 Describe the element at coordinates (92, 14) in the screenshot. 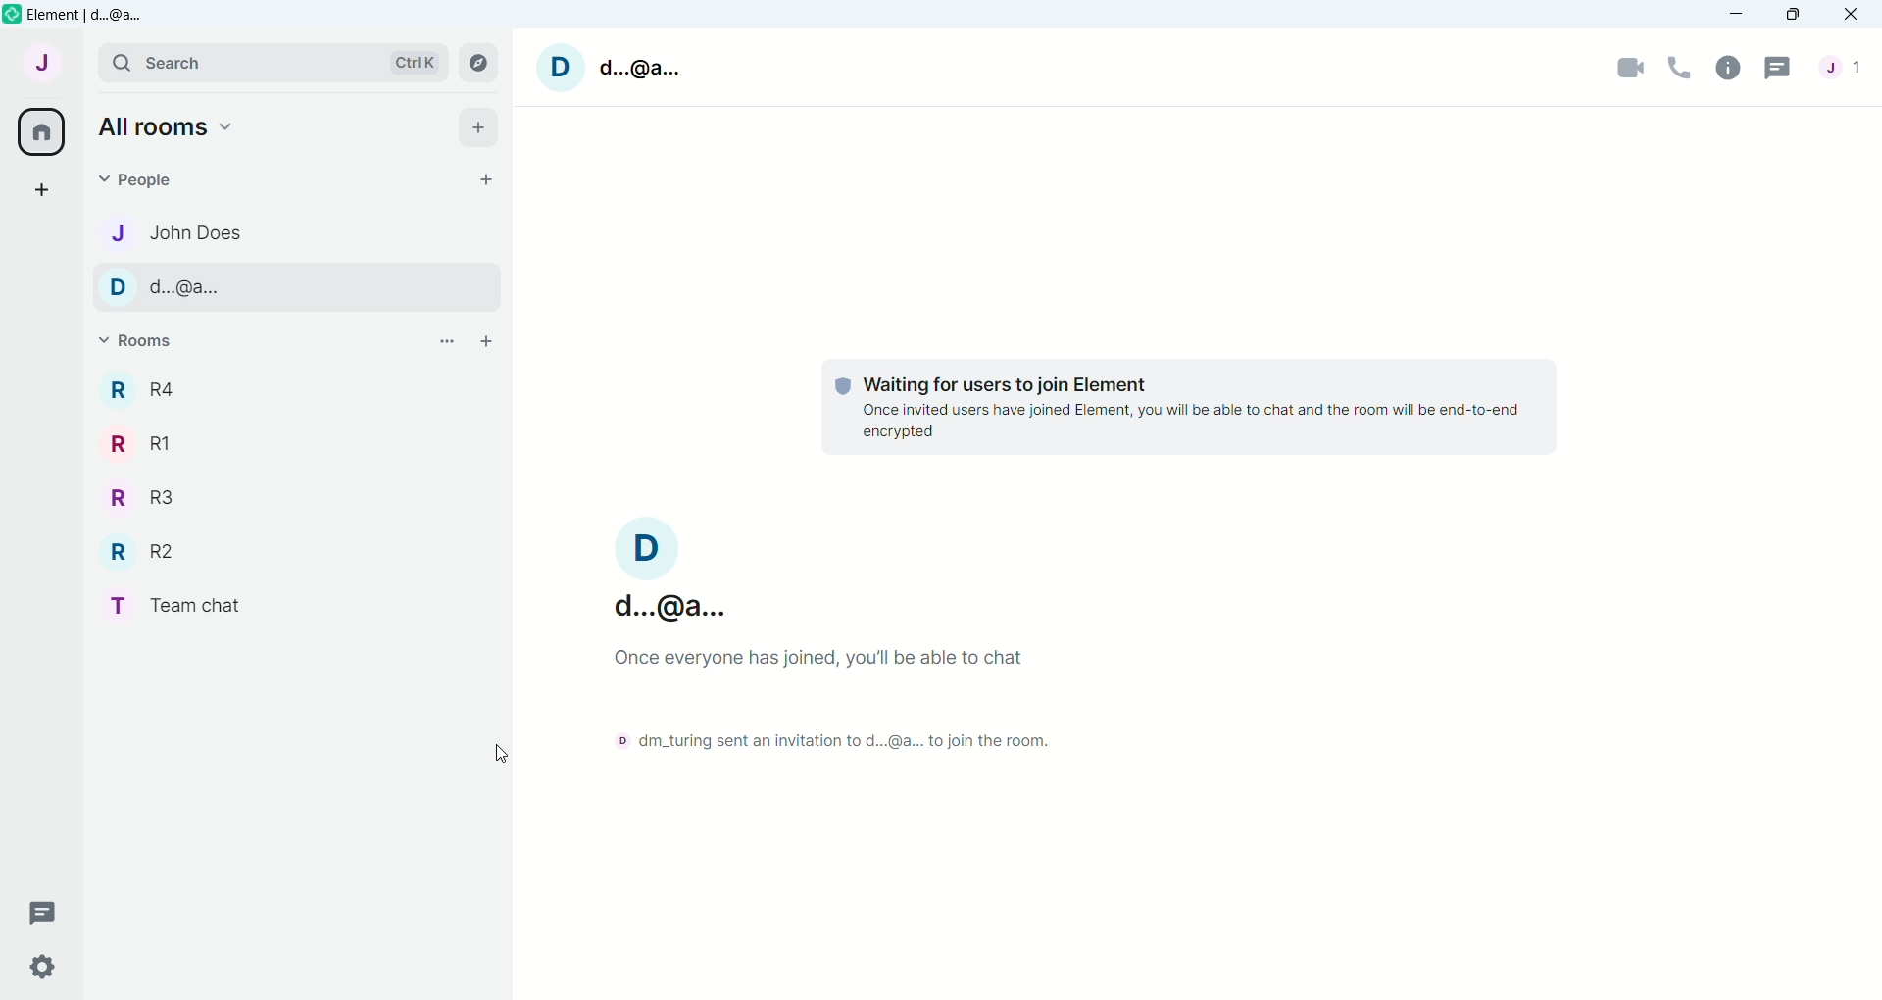

I see `Element` at that location.